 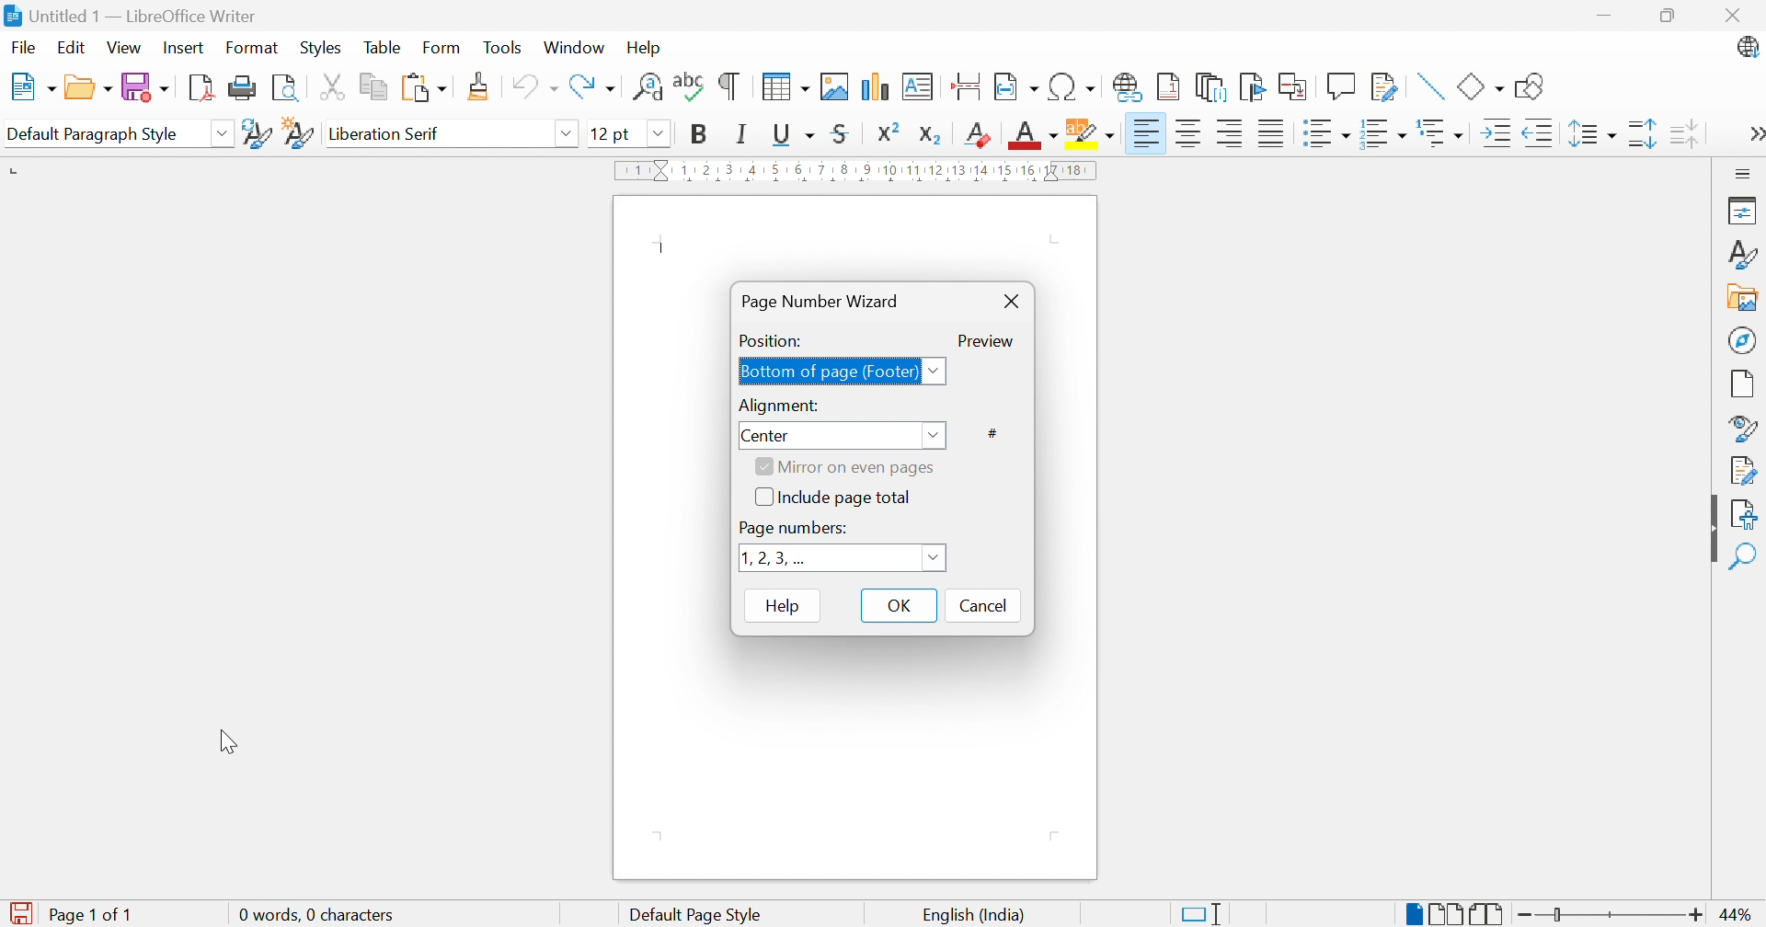 What do you see at coordinates (765, 436) in the screenshot?
I see `Center` at bounding box center [765, 436].